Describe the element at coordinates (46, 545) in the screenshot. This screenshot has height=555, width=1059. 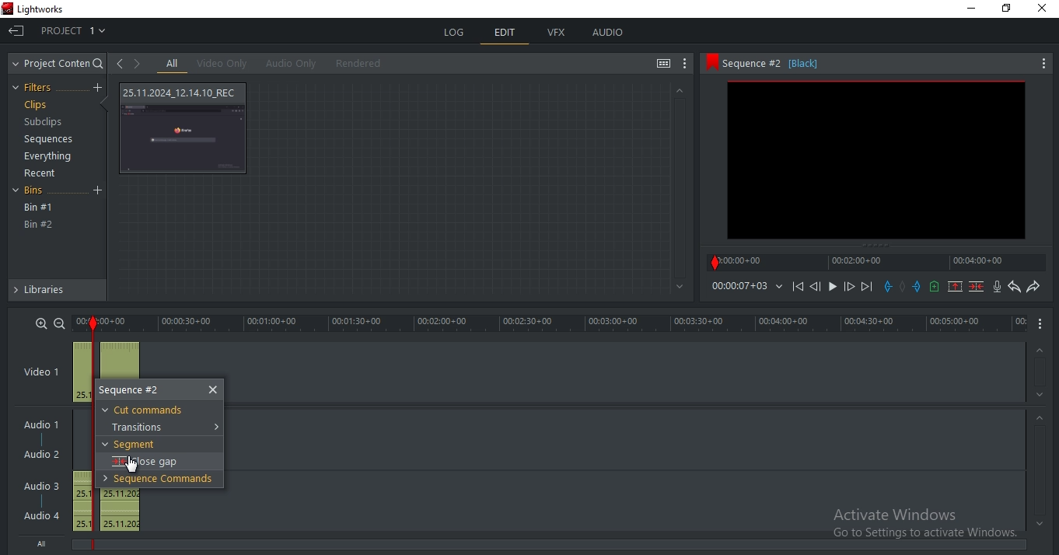
I see `All` at that location.